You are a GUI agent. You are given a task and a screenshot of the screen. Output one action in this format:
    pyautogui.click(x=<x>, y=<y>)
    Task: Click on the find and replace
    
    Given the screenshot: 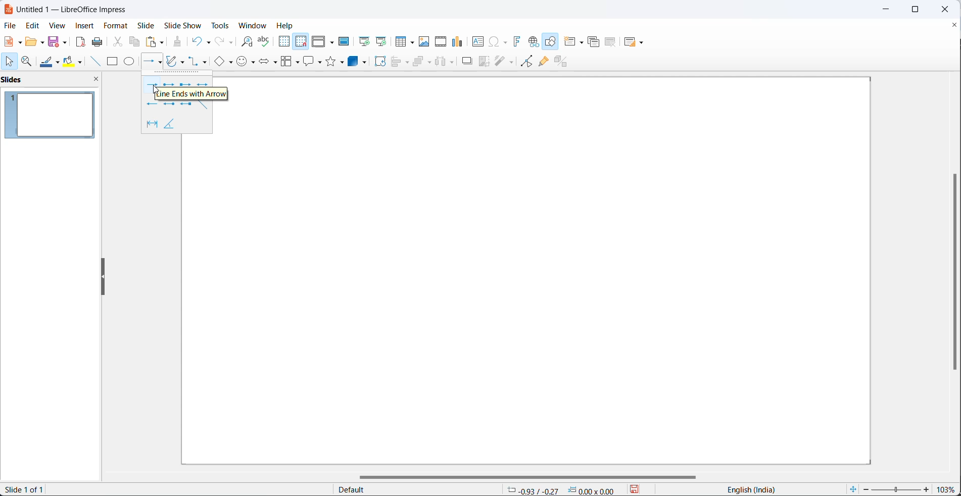 What is the action you would take?
    pyautogui.click(x=244, y=41)
    